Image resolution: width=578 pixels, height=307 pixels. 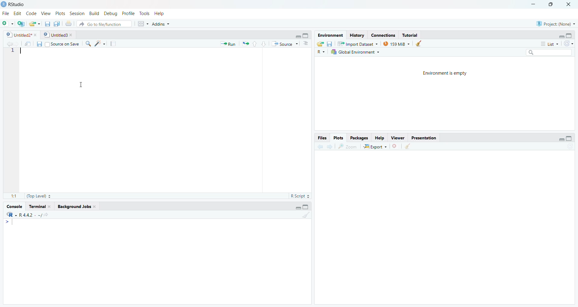 What do you see at coordinates (420, 43) in the screenshot?
I see `Clean` at bounding box center [420, 43].